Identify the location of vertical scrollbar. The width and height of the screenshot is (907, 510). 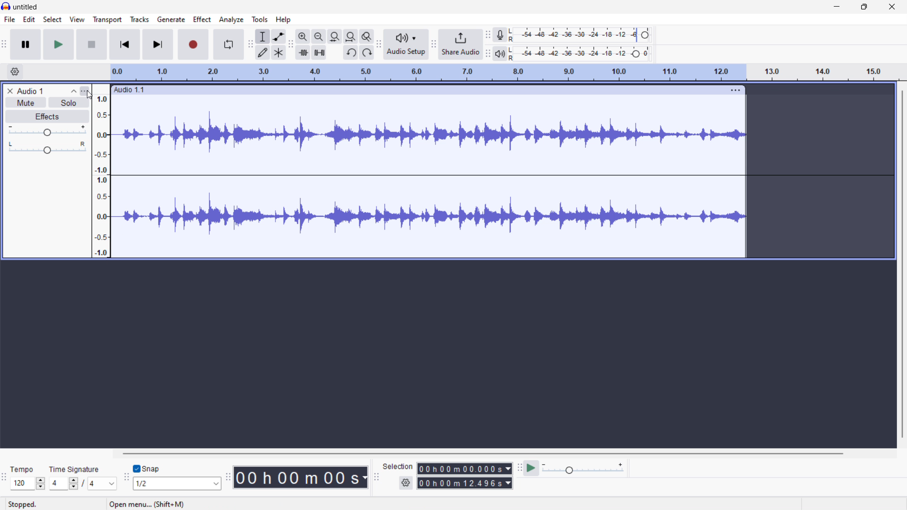
(903, 264).